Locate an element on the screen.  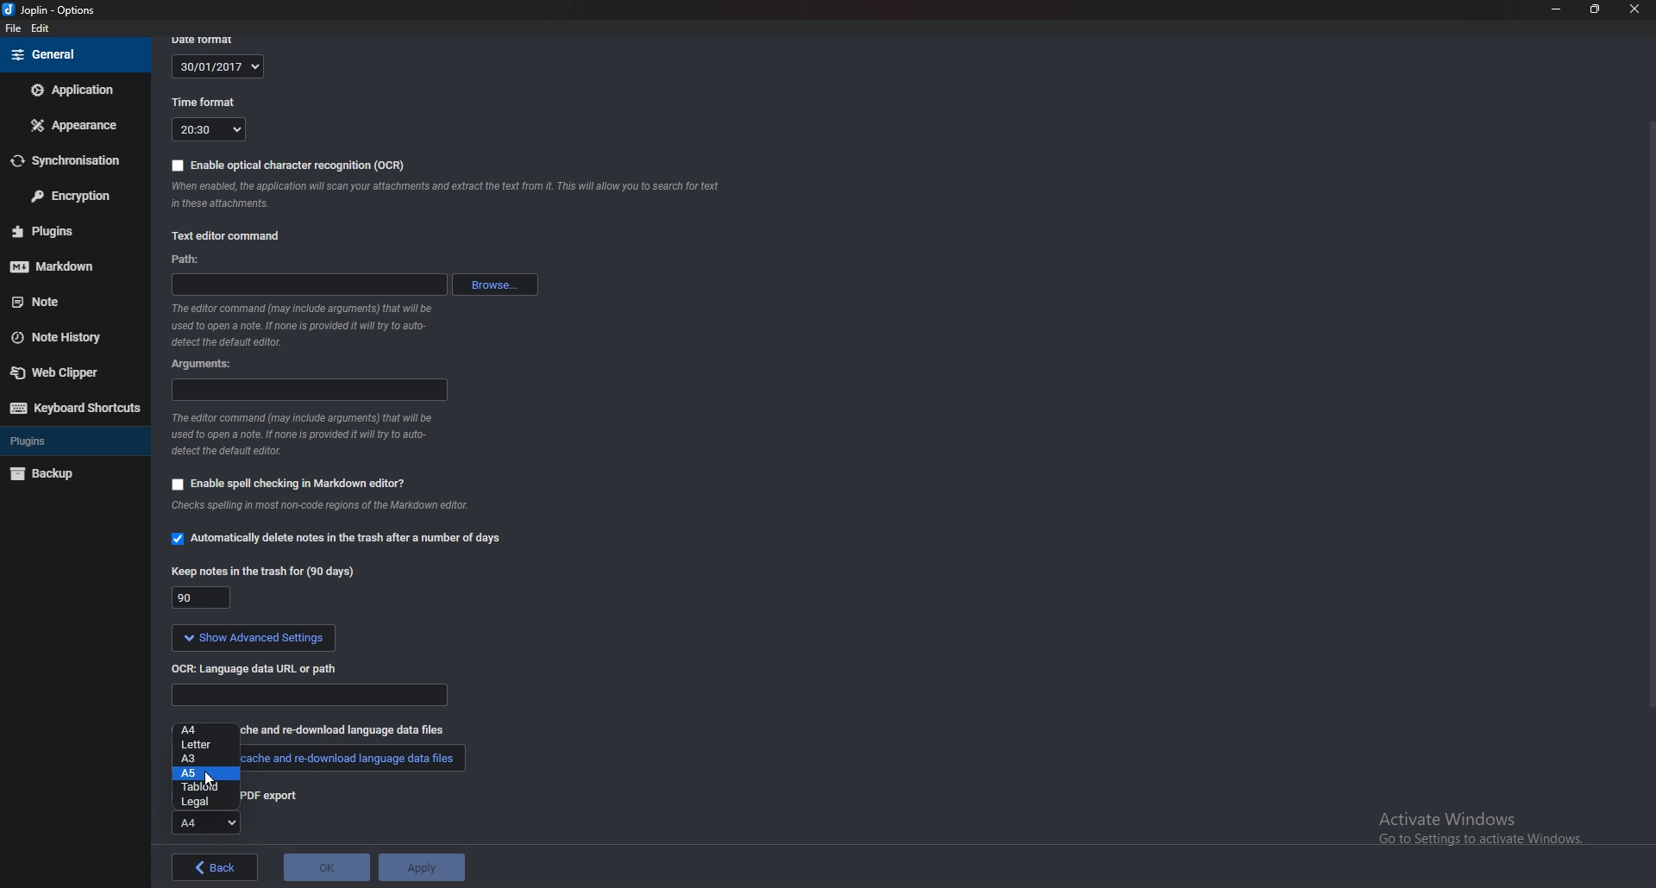
Edit is located at coordinates (41, 29).